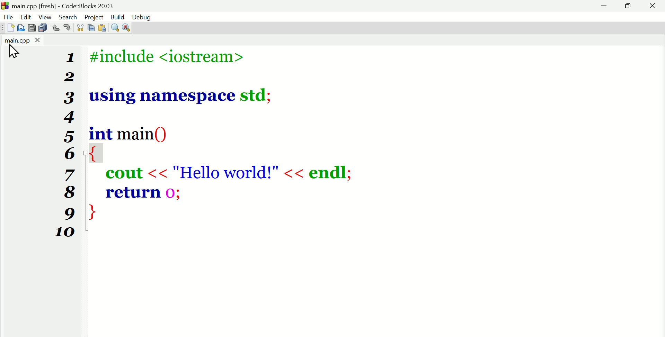 This screenshot has width=665, height=337. I want to click on View, so click(46, 17).